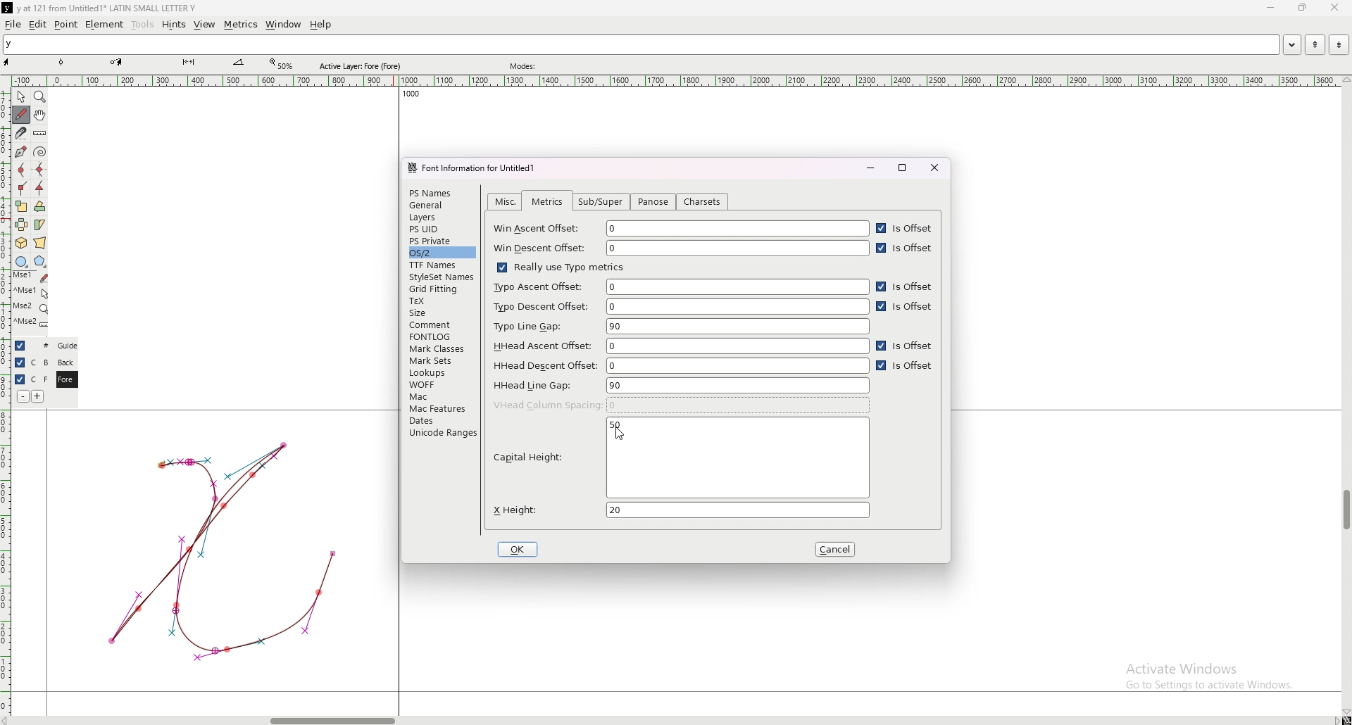  I want to click on flip the selection, so click(22, 225).